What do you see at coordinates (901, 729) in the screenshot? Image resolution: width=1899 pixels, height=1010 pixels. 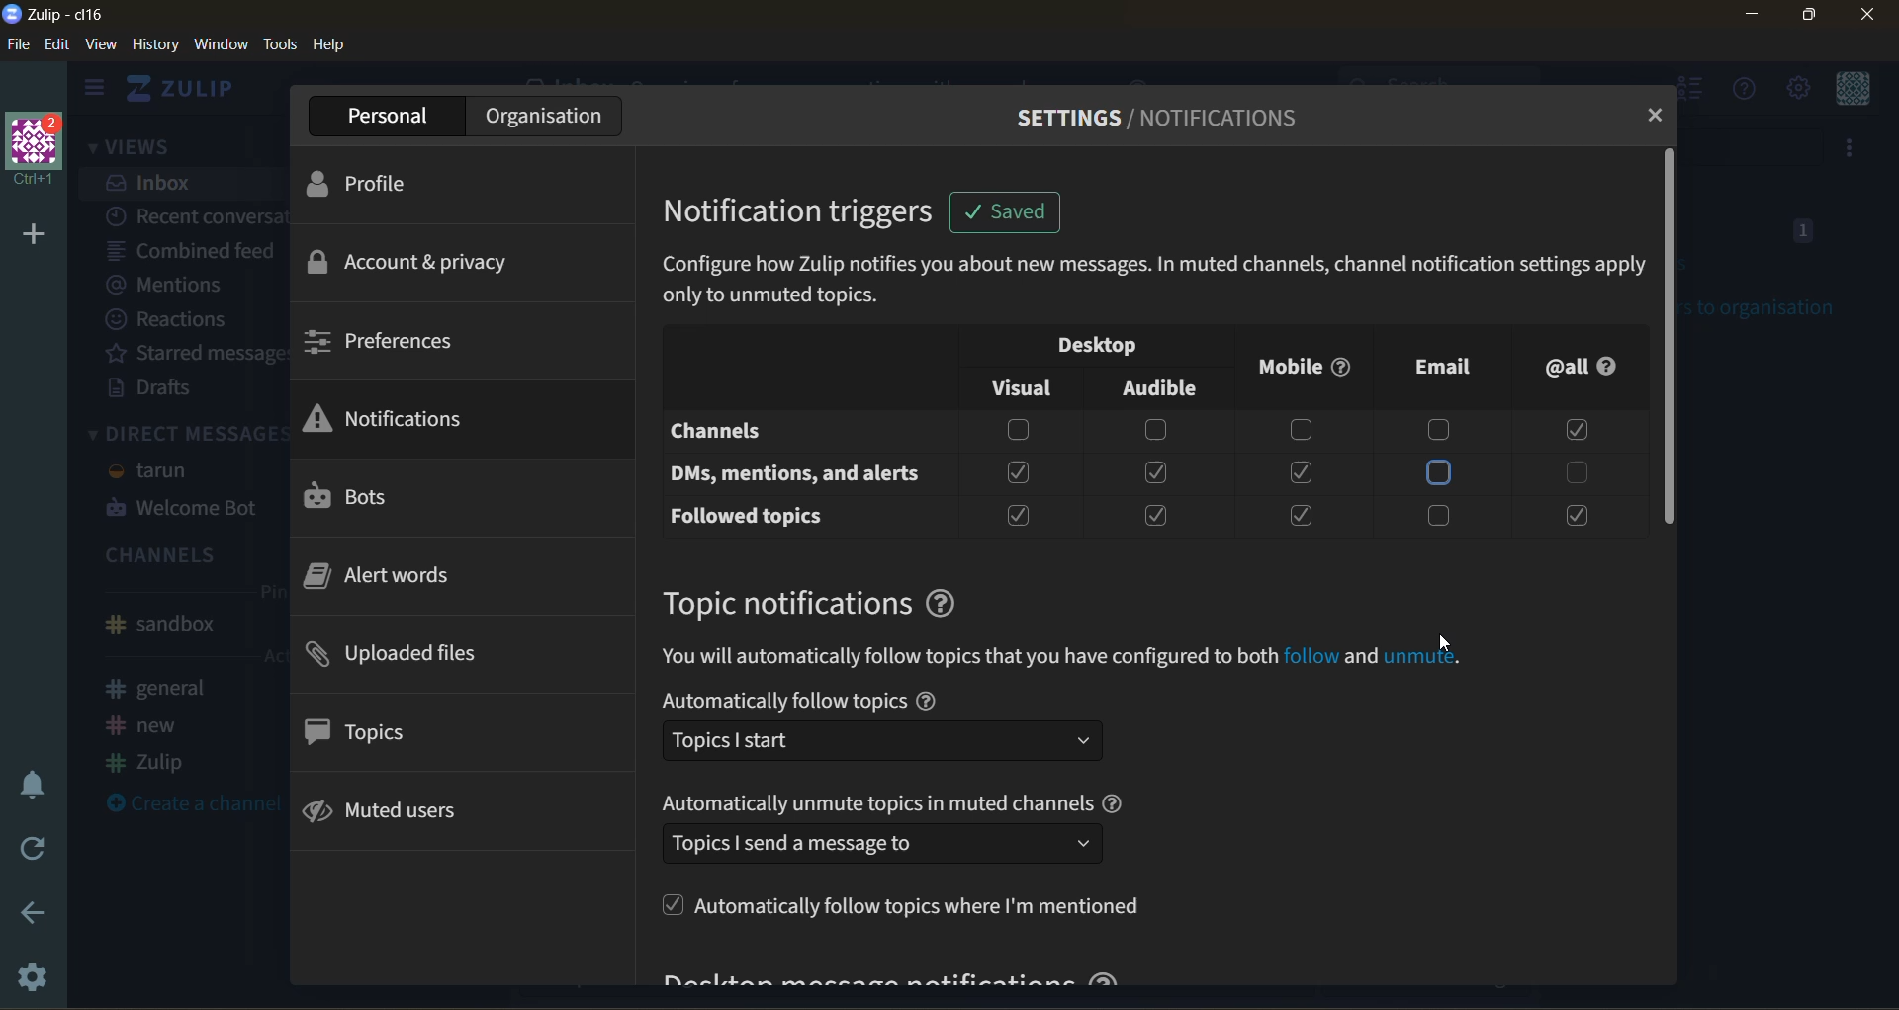 I see `automatically follow topics` at bounding box center [901, 729].